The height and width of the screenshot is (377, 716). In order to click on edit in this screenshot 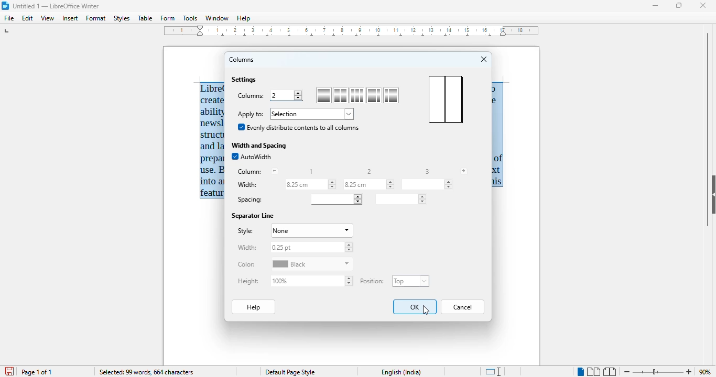, I will do `click(28, 18)`.